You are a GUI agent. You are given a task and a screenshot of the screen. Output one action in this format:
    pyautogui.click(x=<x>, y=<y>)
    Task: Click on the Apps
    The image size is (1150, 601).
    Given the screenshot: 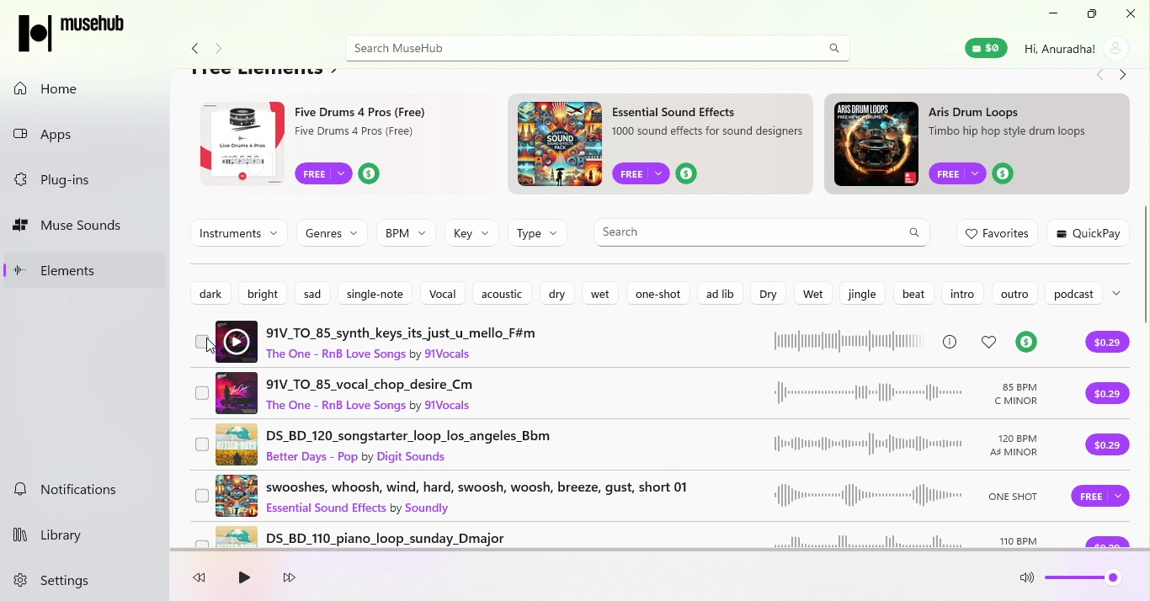 What is the action you would take?
    pyautogui.click(x=87, y=131)
    